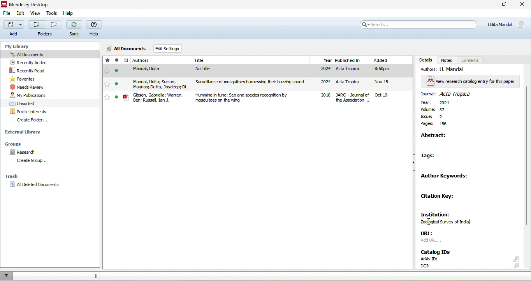 This screenshot has height=281, width=531. What do you see at coordinates (45, 34) in the screenshot?
I see `folders` at bounding box center [45, 34].